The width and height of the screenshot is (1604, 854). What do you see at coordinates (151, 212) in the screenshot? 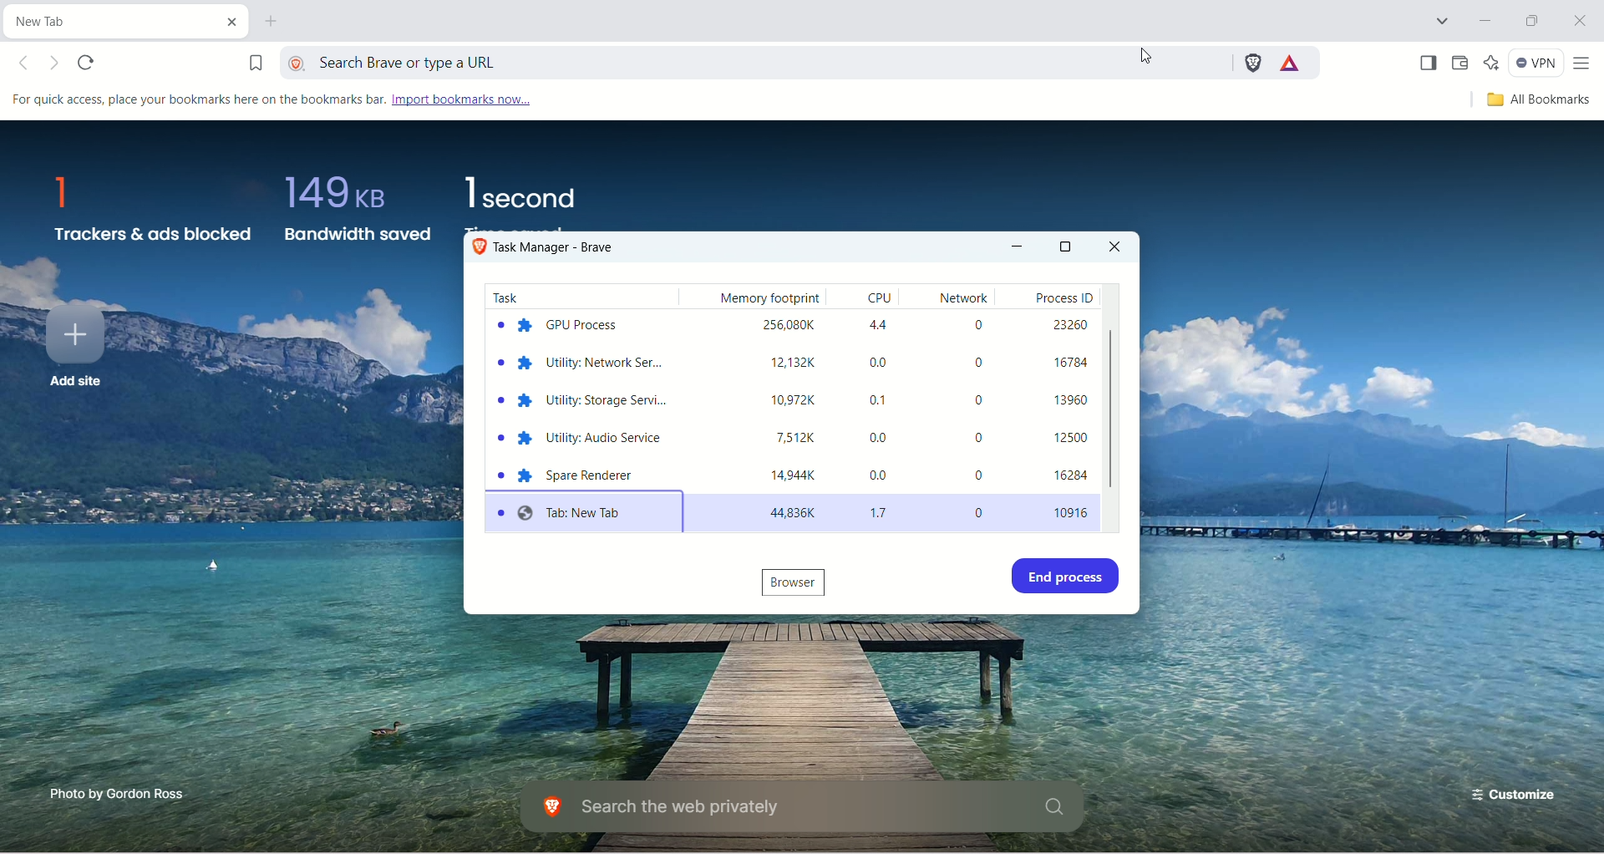
I see `trackers and ads blocked` at bounding box center [151, 212].